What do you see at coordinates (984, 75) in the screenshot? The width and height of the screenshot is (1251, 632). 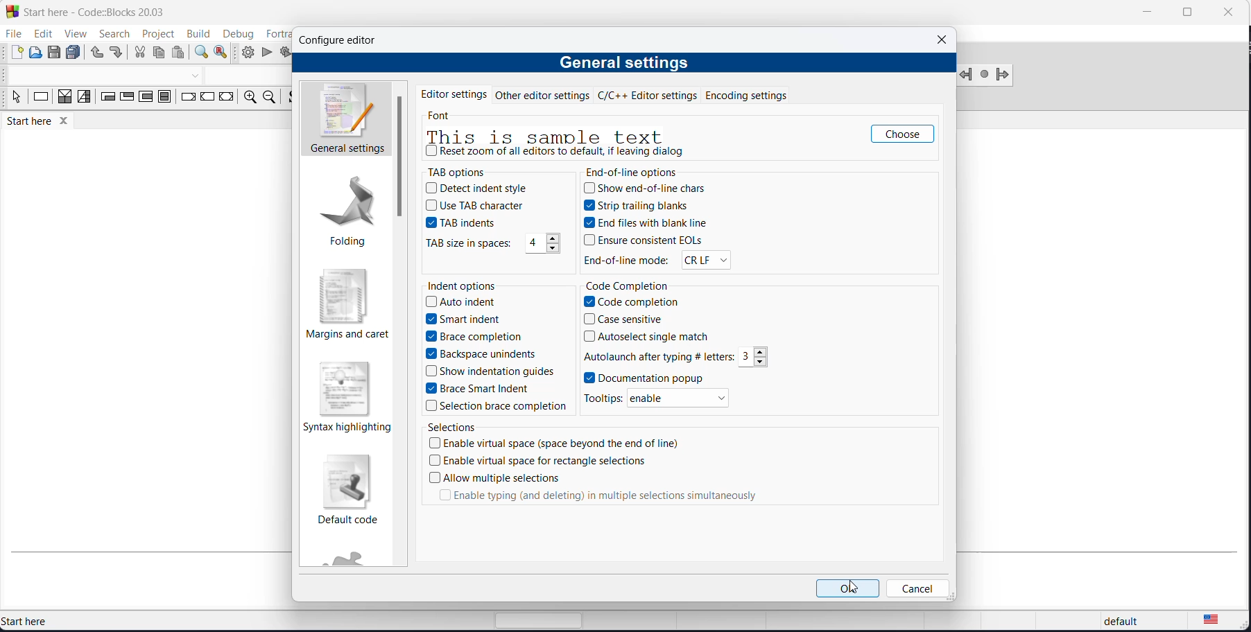 I see `jump next` at bounding box center [984, 75].